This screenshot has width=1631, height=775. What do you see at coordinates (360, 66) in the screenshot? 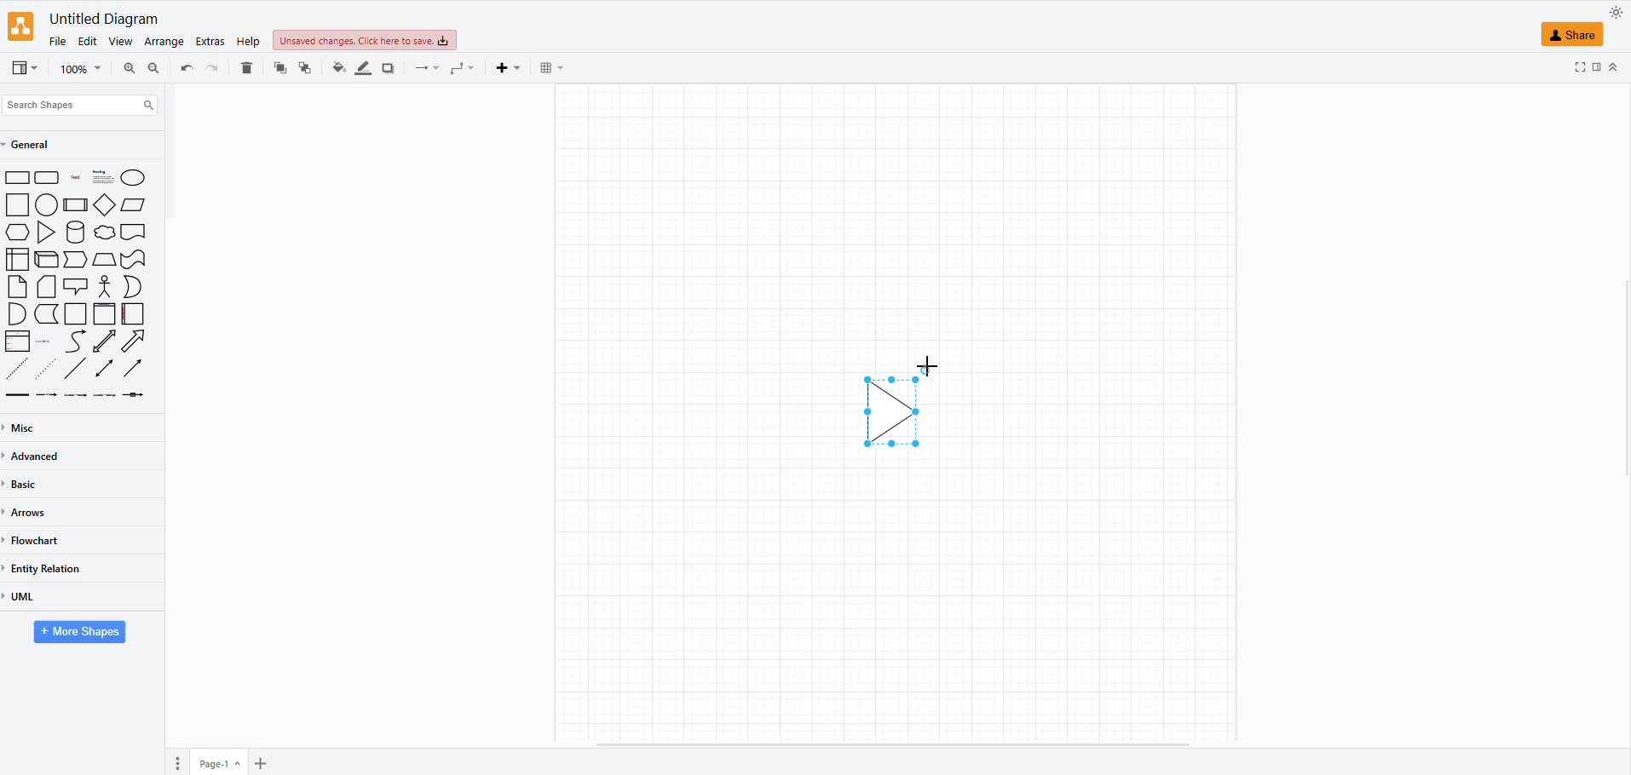
I see `line color` at bounding box center [360, 66].